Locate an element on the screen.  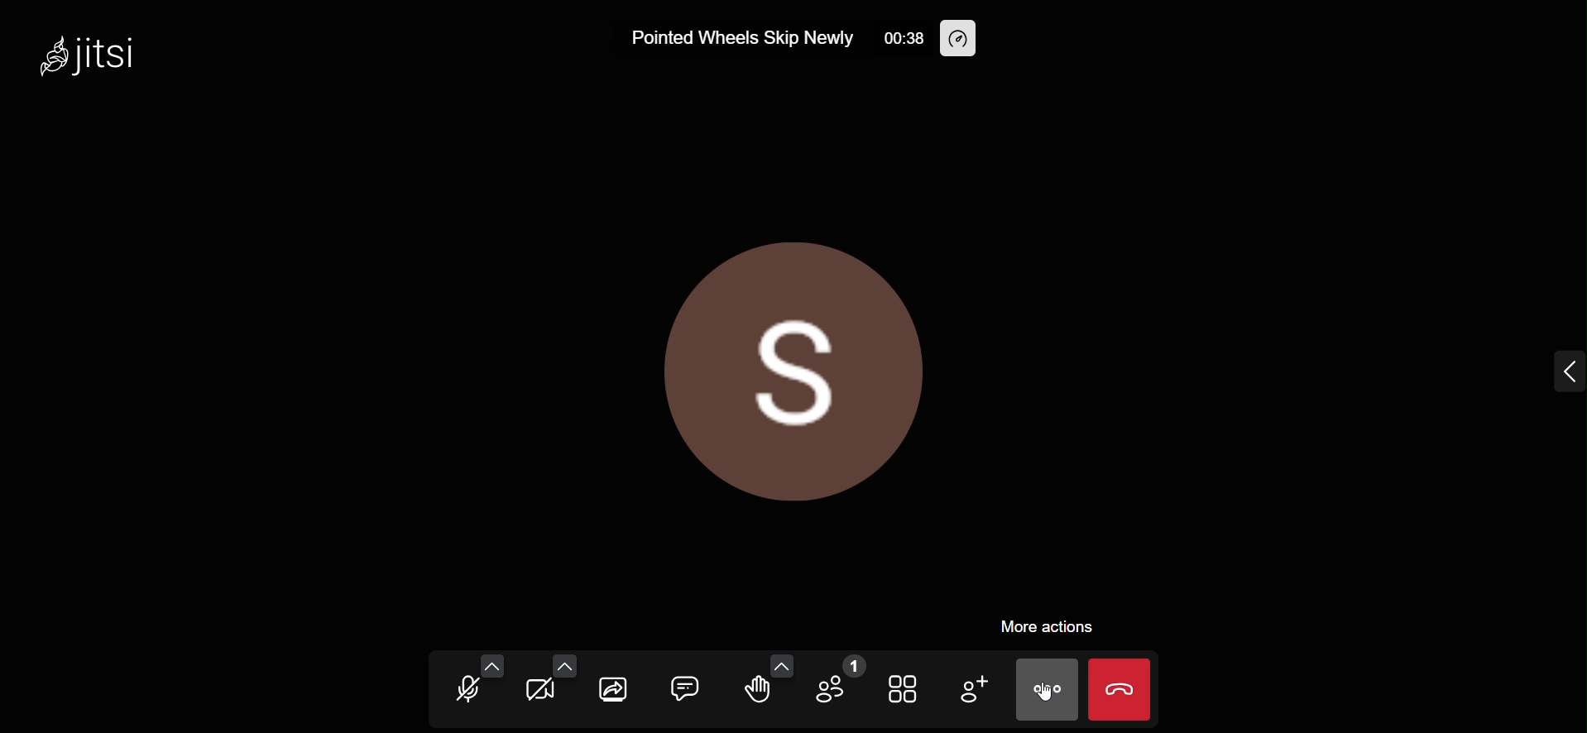
open chat is located at coordinates (683, 691).